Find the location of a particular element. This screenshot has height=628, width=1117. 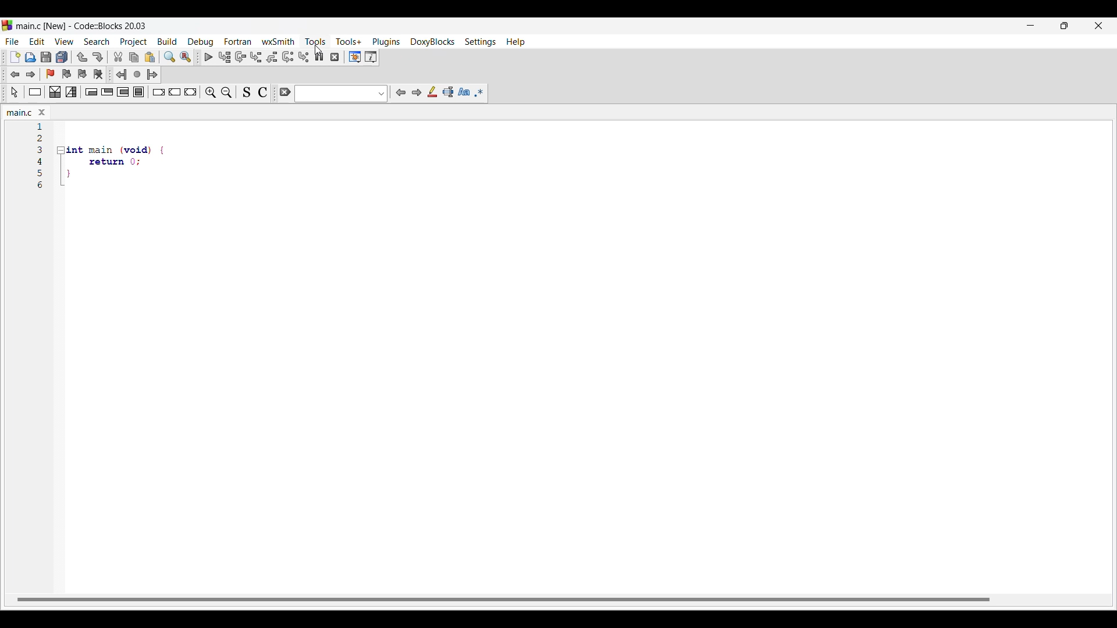

Next line is located at coordinates (241, 57).